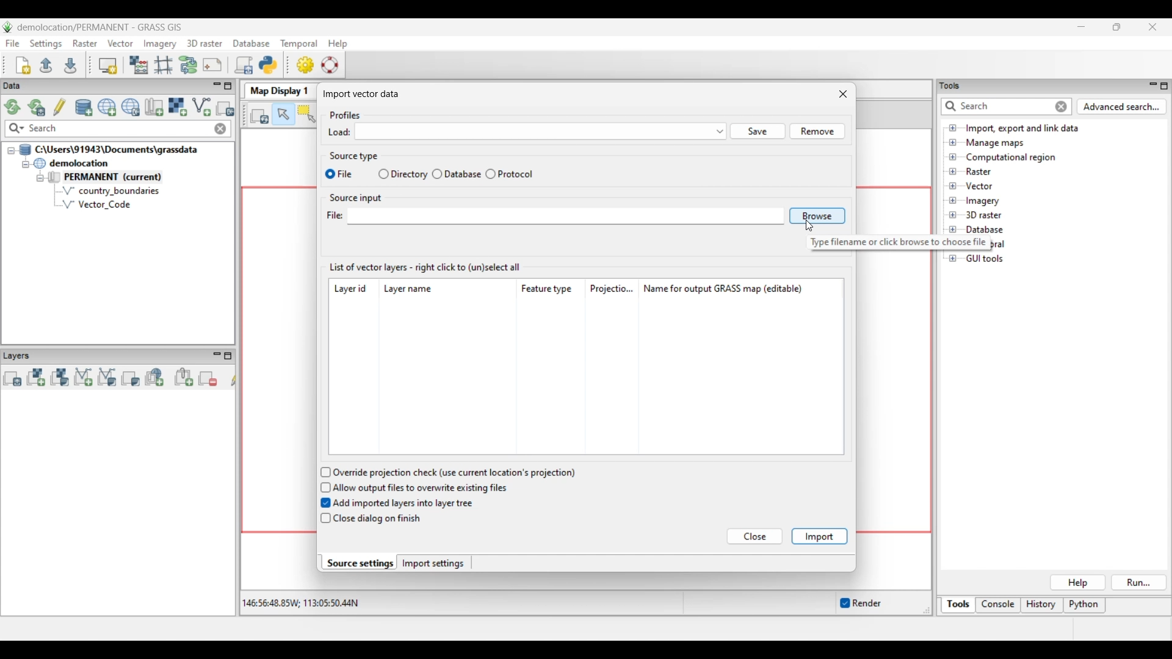 The width and height of the screenshot is (1172, 659). Describe the element at coordinates (490, 174) in the screenshot. I see `select` at that location.